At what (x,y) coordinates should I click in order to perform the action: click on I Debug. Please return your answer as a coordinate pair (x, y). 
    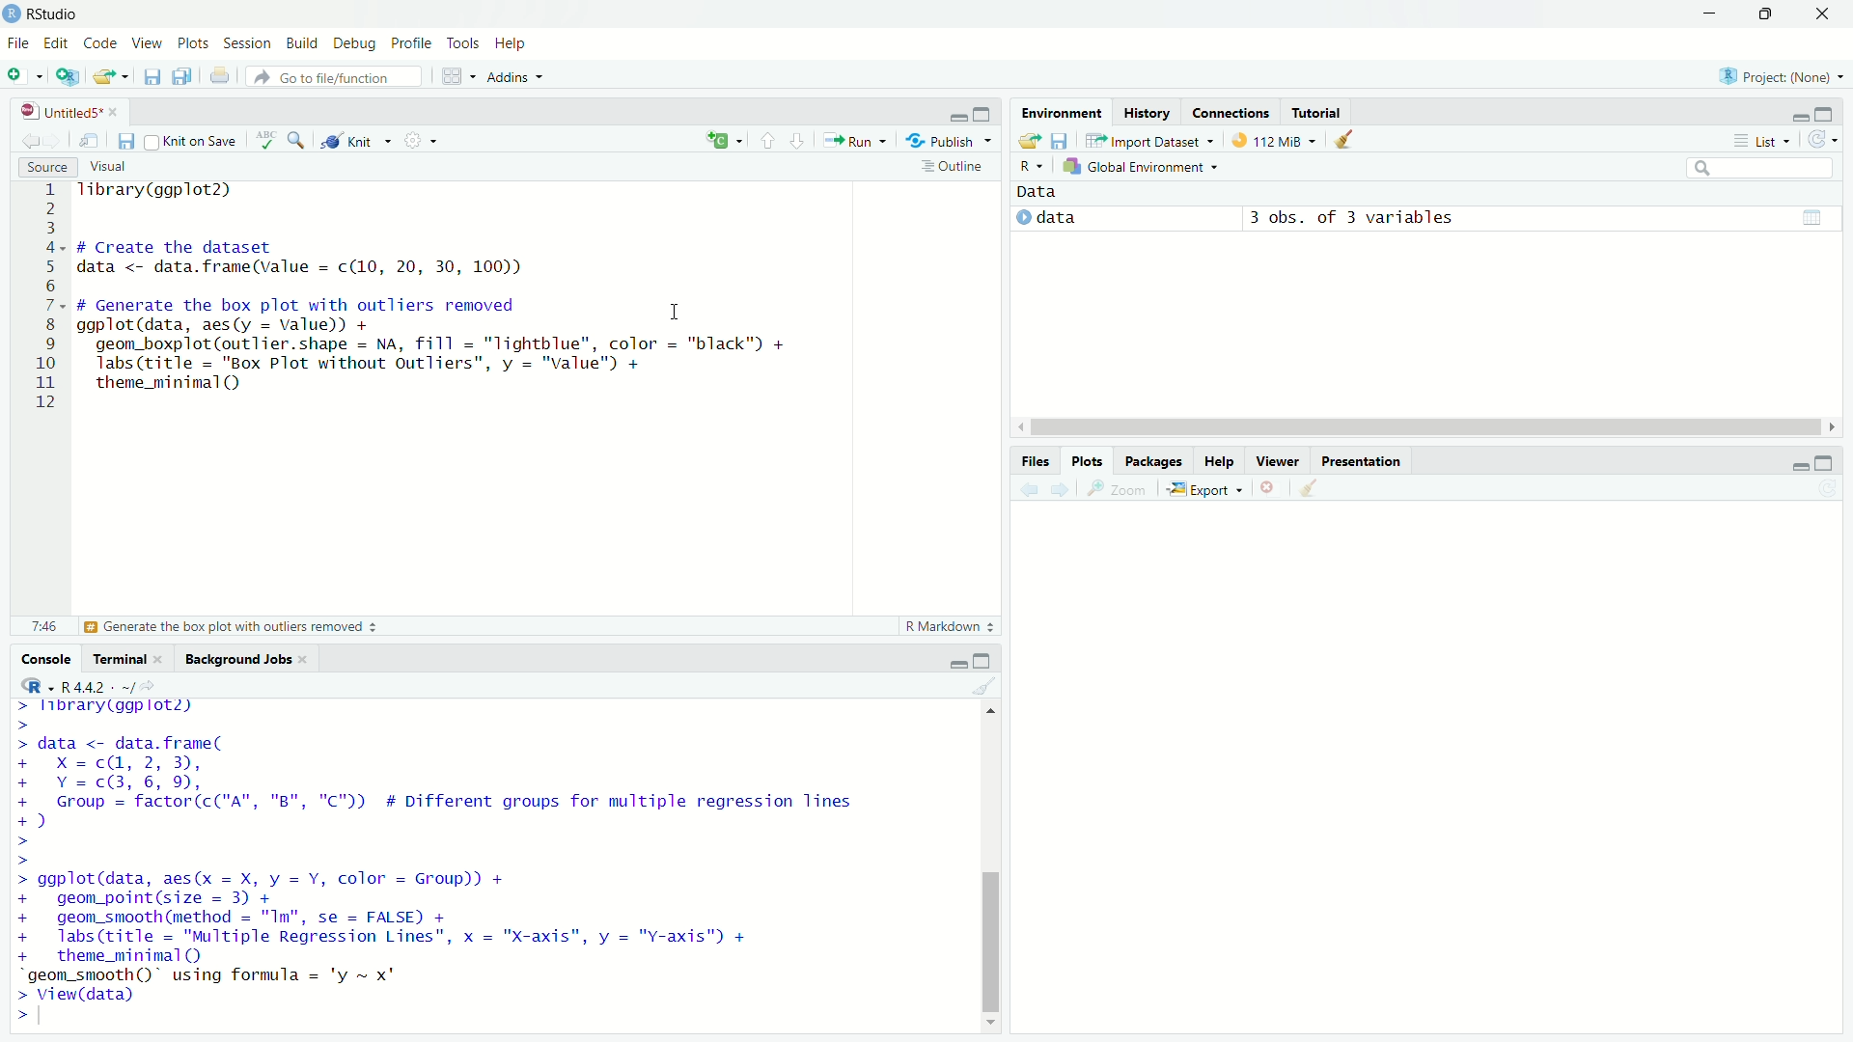
    Looking at the image, I should click on (356, 44).